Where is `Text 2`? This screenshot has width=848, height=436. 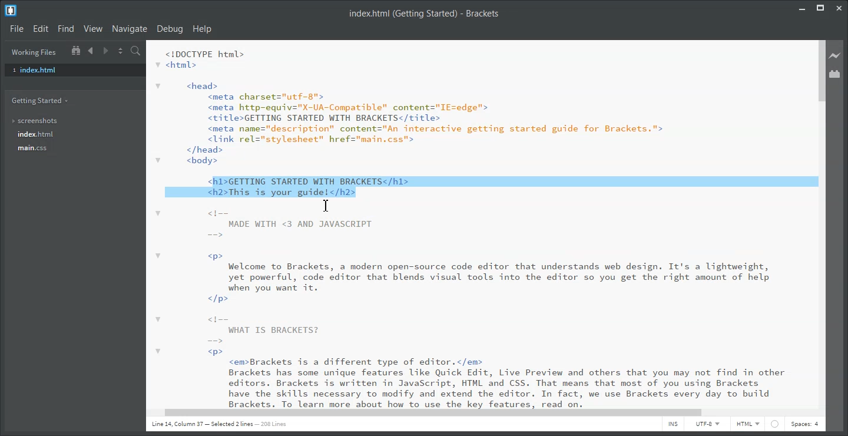 Text 2 is located at coordinates (470, 104).